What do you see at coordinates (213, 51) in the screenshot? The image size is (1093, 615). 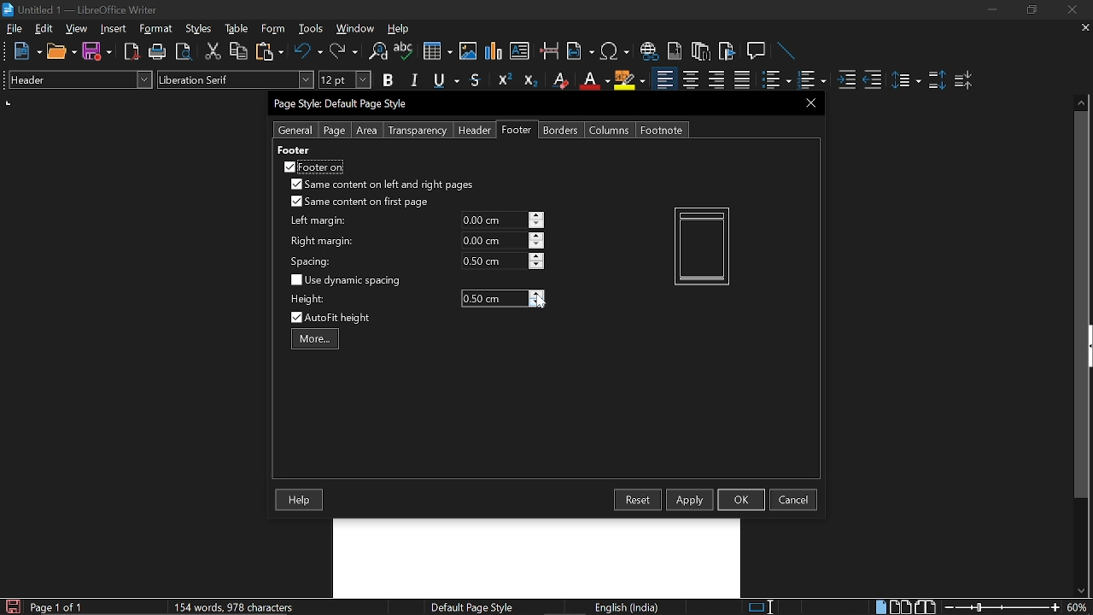 I see `Cut` at bounding box center [213, 51].